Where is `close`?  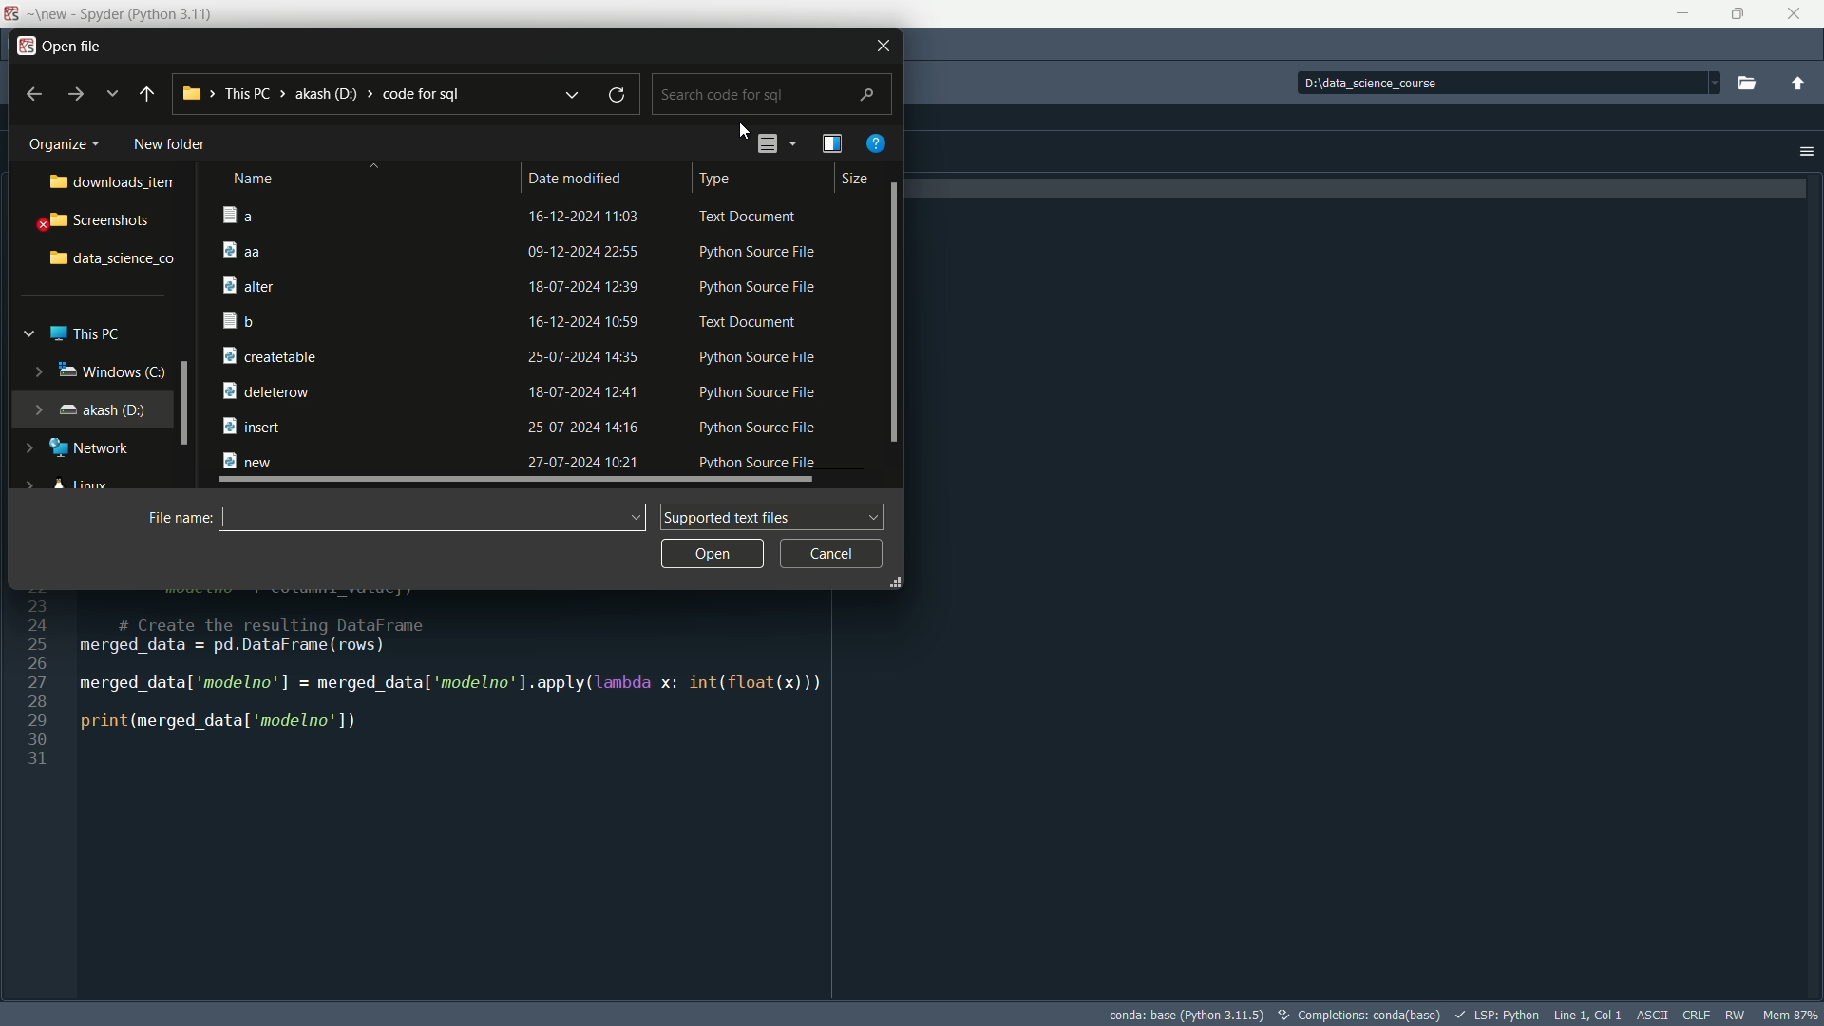
close is located at coordinates (1797, 13).